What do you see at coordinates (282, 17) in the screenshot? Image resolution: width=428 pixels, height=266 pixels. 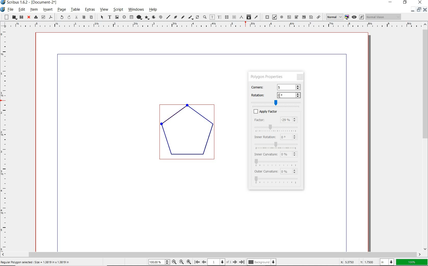 I see `pdf radio button` at bounding box center [282, 17].